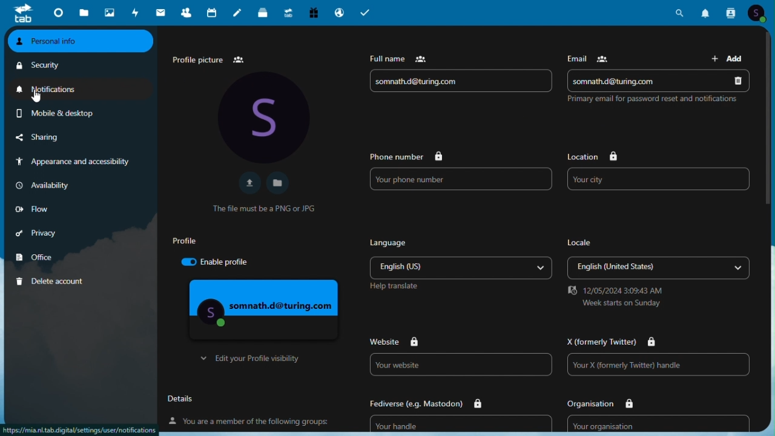  Describe the element at coordinates (679, 12) in the screenshot. I see `Search` at that location.